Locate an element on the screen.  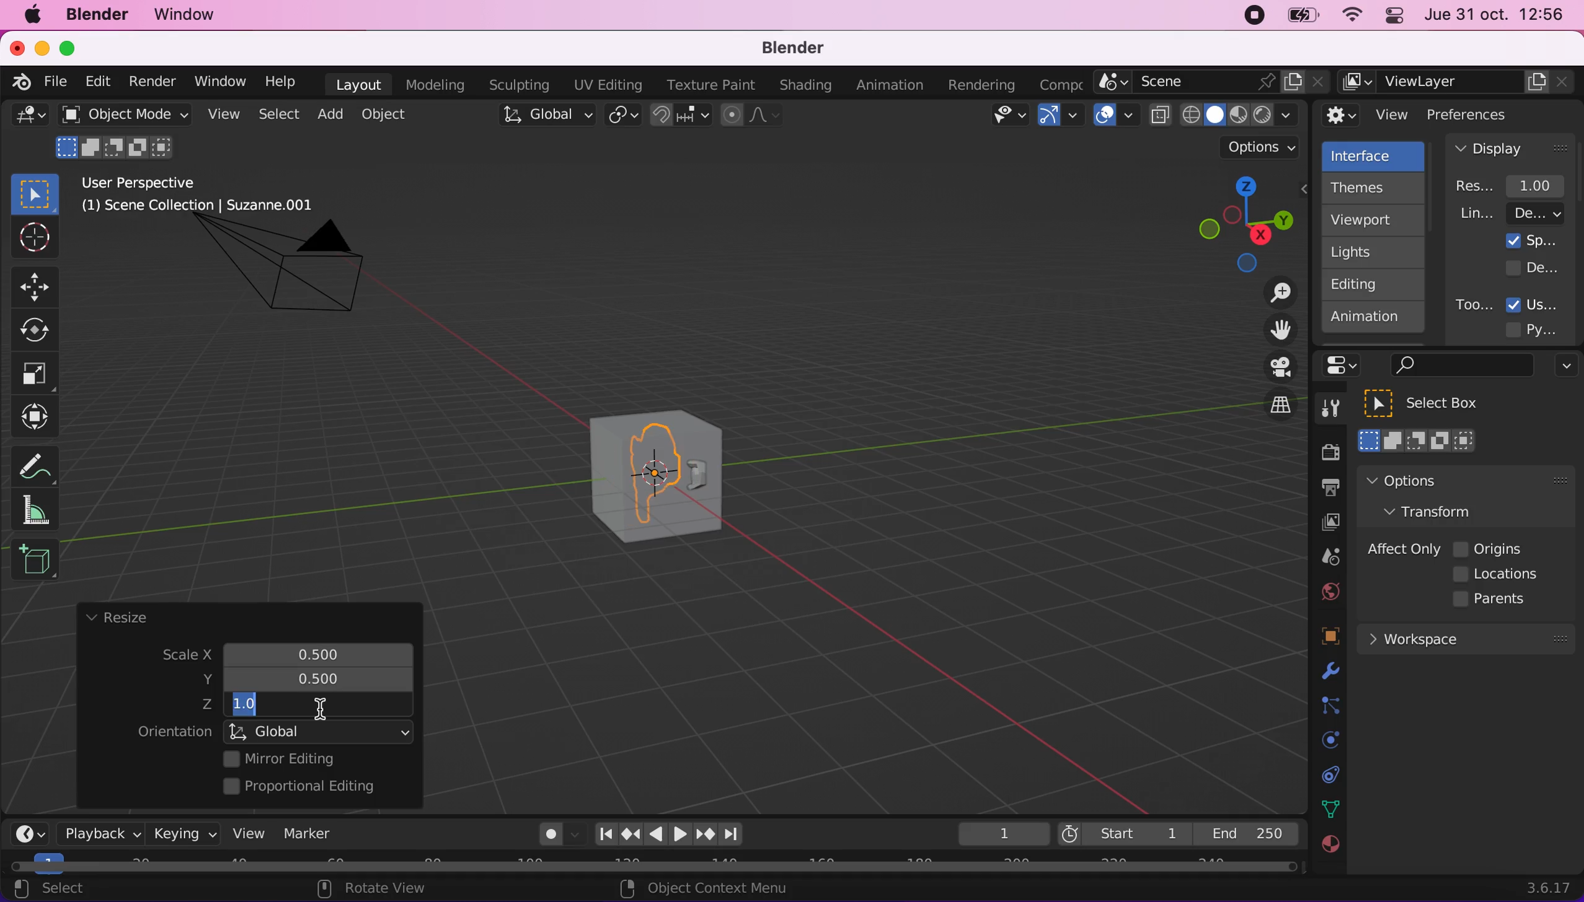
animation is located at coordinates (893, 85).